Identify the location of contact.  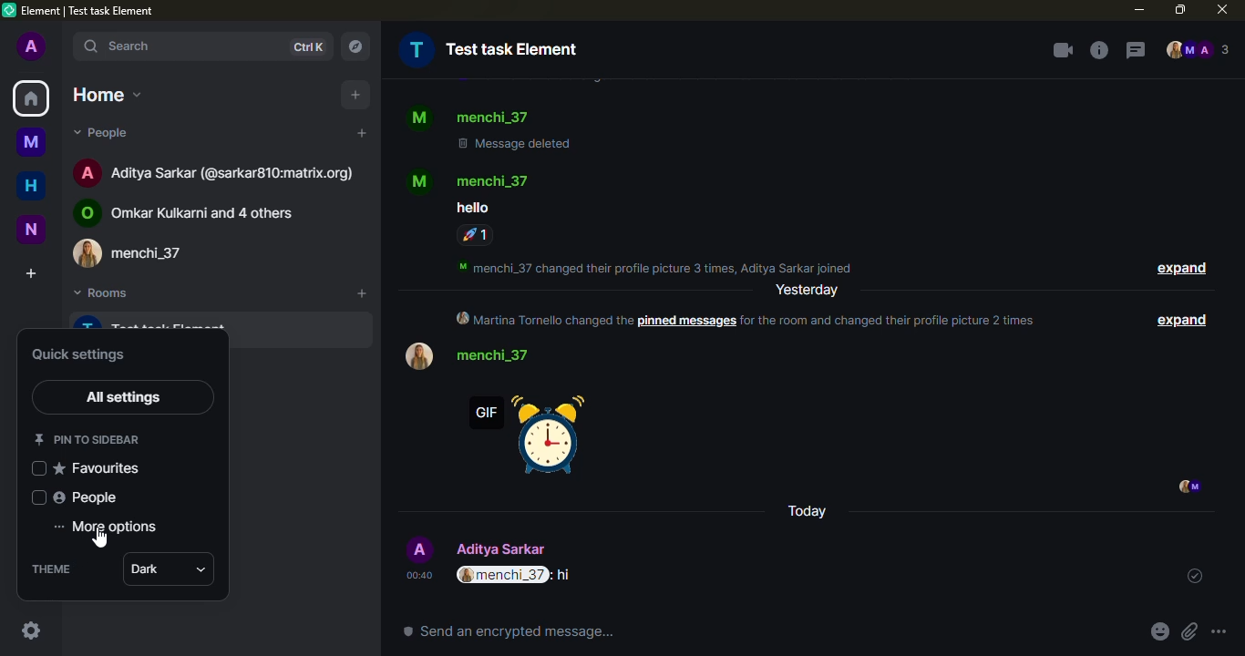
(494, 118).